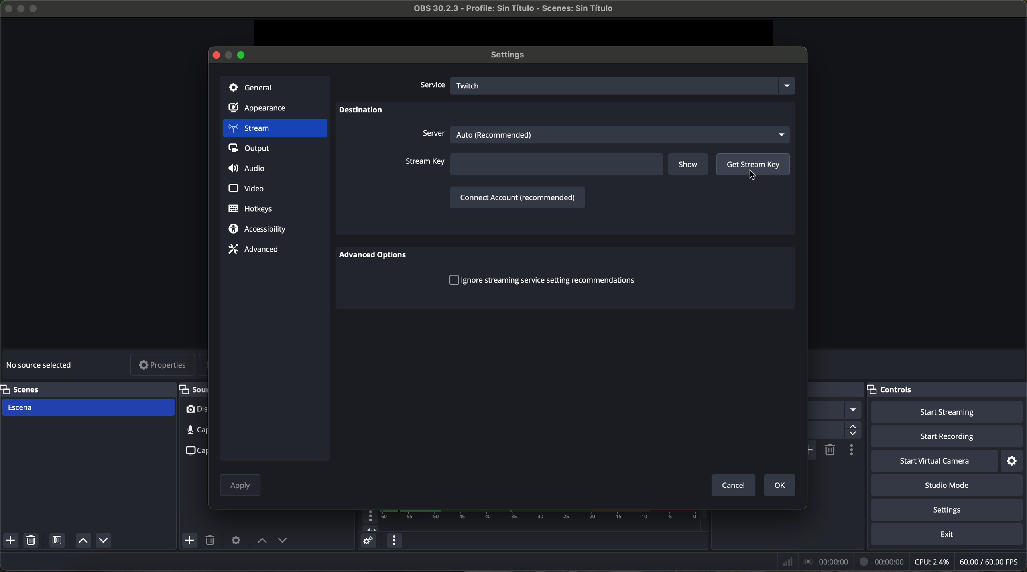  What do you see at coordinates (191, 541) in the screenshot?
I see `add sources` at bounding box center [191, 541].